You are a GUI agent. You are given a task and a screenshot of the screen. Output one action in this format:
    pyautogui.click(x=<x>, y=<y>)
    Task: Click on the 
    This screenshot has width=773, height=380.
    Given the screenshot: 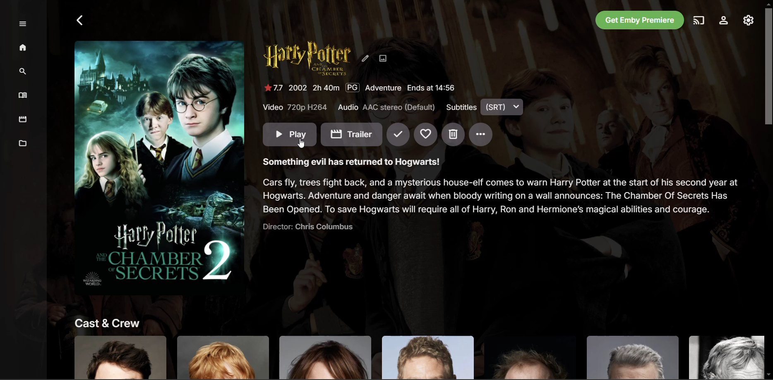 What is the action you would take?
    pyautogui.click(x=499, y=195)
    